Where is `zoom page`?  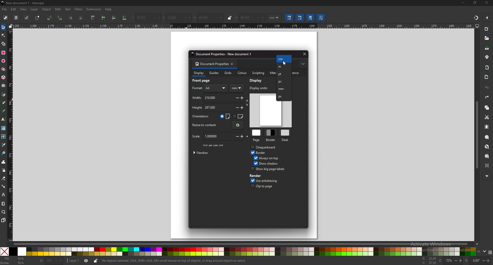
zoom page is located at coordinates (487, 156).